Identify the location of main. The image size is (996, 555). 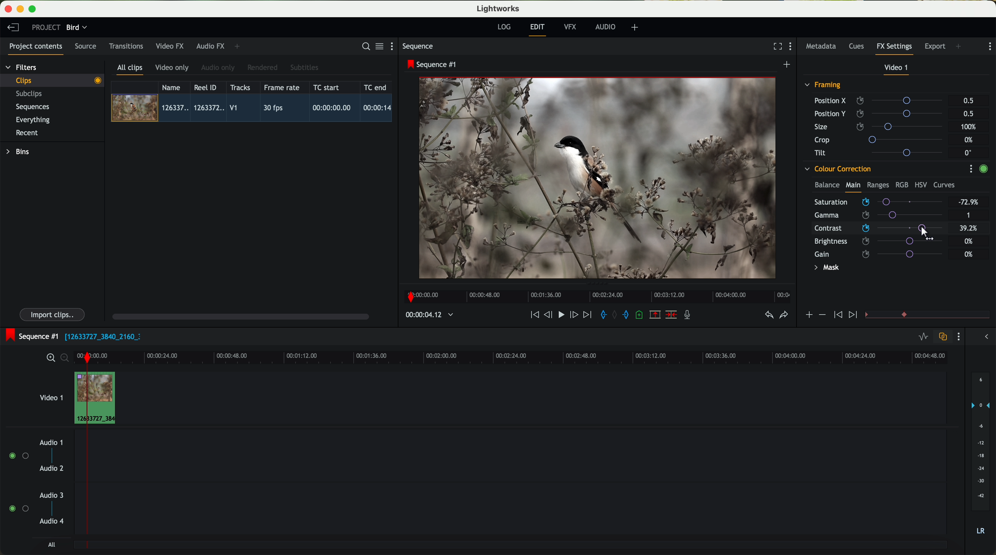
(853, 186).